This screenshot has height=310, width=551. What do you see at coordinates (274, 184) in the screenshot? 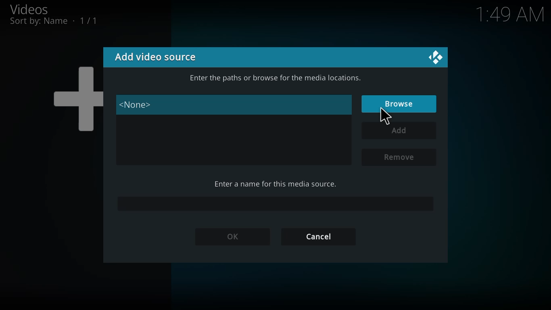
I see `enter name` at bounding box center [274, 184].